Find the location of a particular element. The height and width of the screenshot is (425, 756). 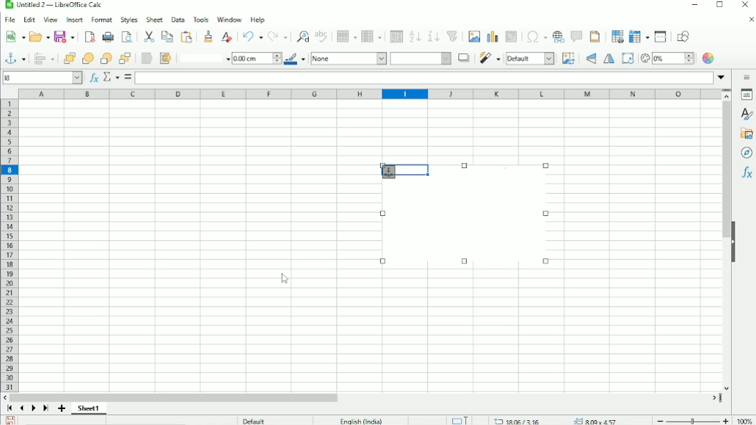

Sheet is located at coordinates (154, 19).